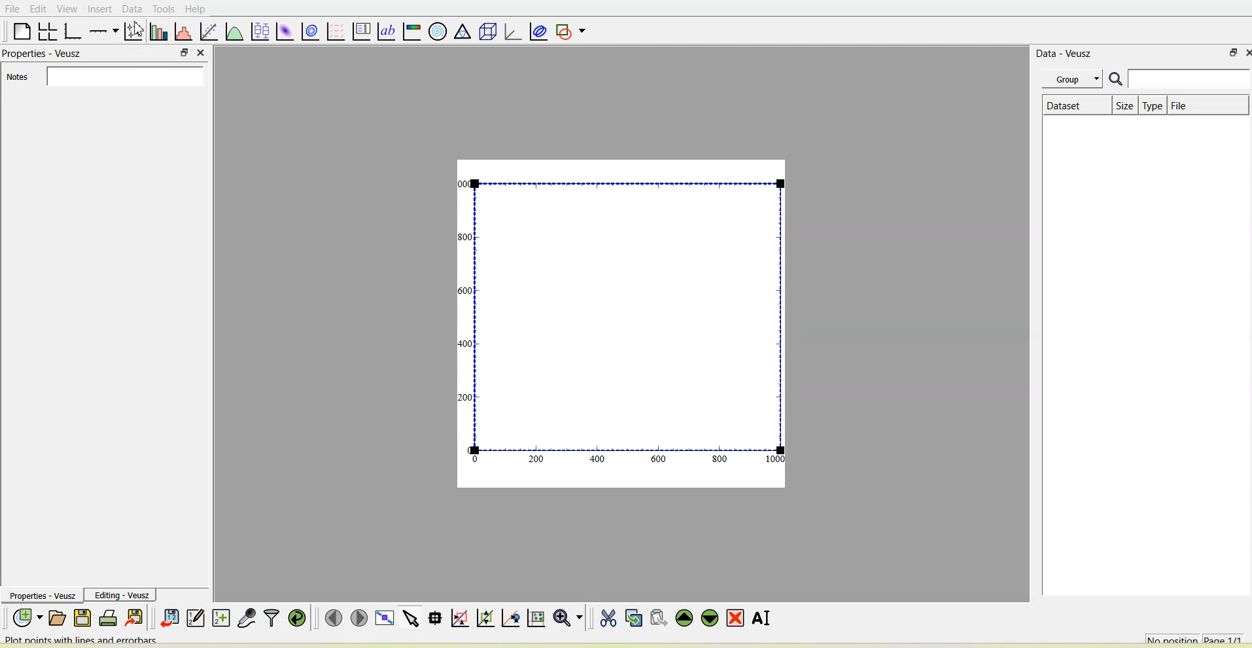 Image resolution: width=1252 pixels, height=648 pixels. What do you see at coordinates (439, 31) in the screenshot?
I see `Polar graph` at bounding box center [439, 31].